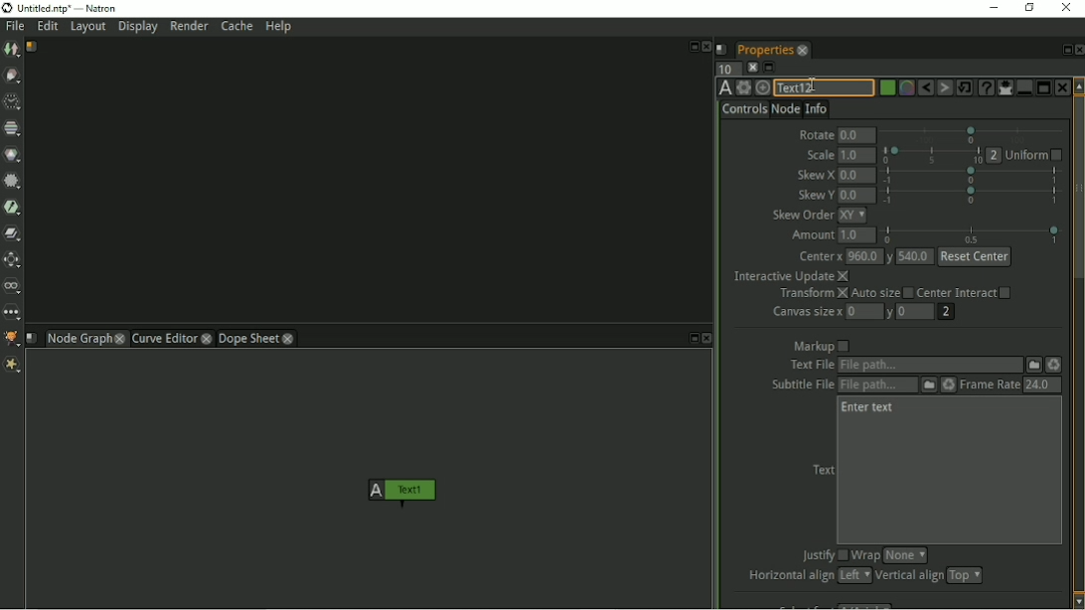 The height and width of the screenshot is (610, 1085). Describe the element at coordinates (14, 260) in the screenshot. I see `Transform` at that location.